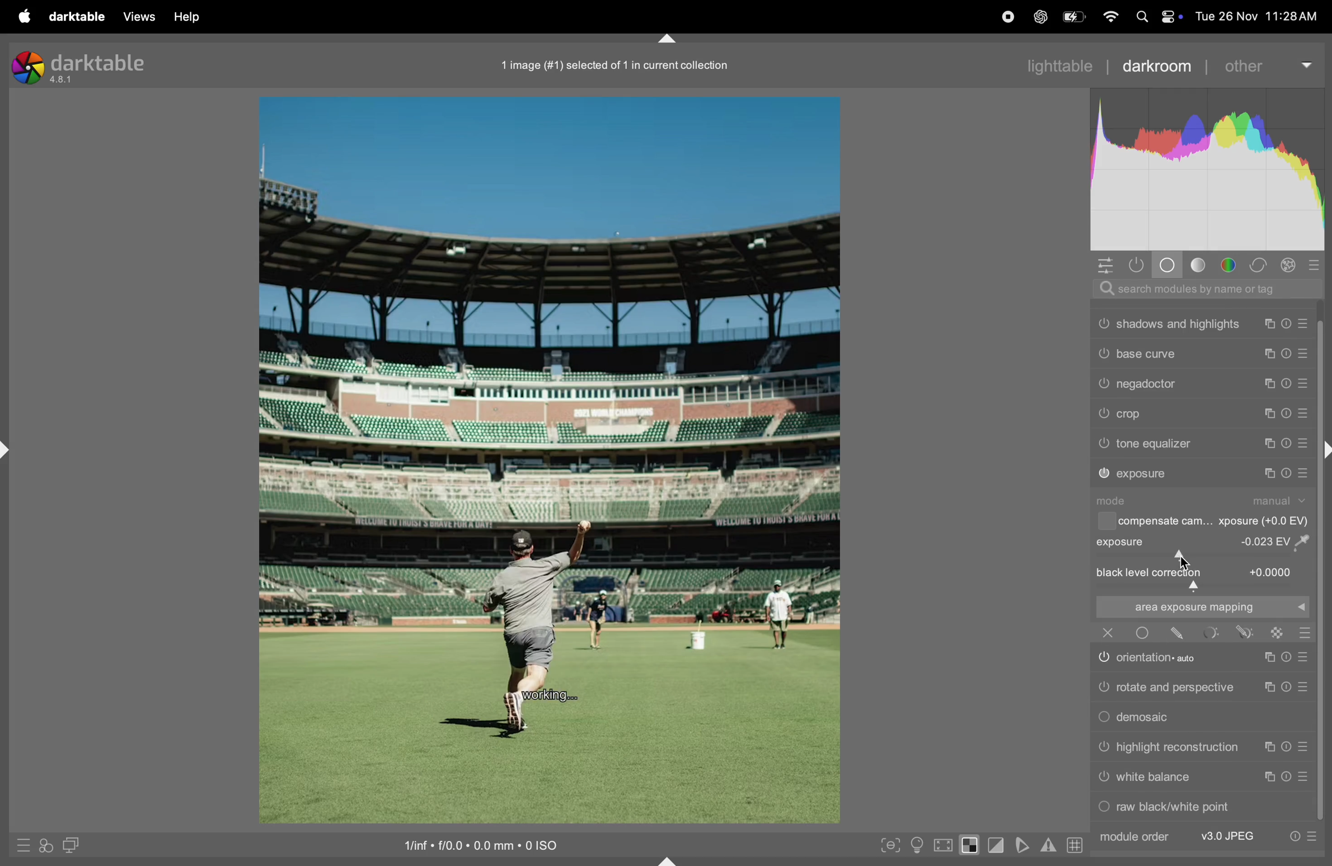 Image resolution: width=1332 pixels, height=866 pixels. What do you see at coordinates (1285, 747) in the screenshot?
I see `reset Preset` at bounding box center [1285, 747].